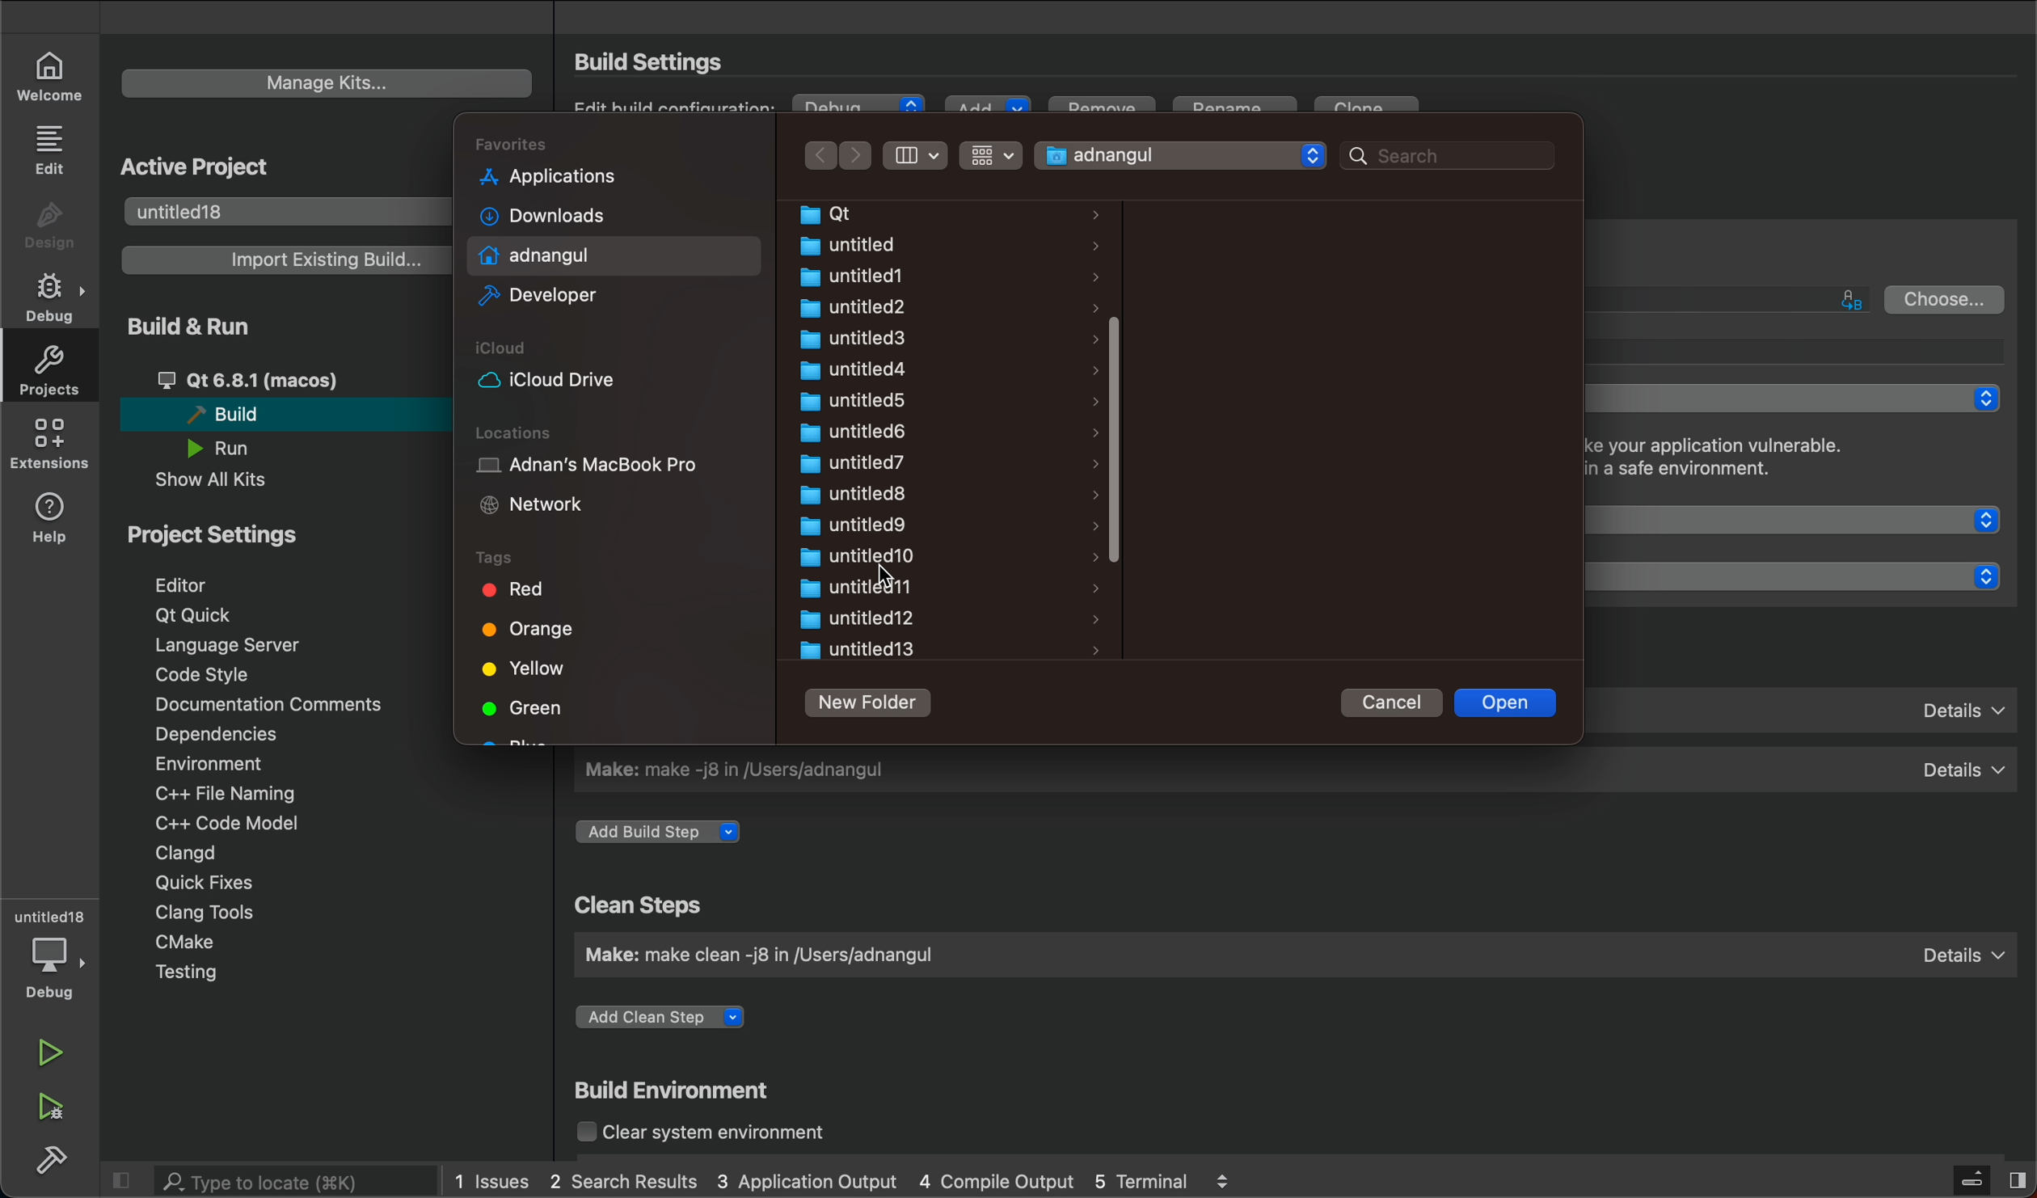 The width and height of the screenshot is (2037, 1198). What do you see at coordinates (287, 260) in the screenshot?
I see `import existing build` at bounding box center [287, 260].